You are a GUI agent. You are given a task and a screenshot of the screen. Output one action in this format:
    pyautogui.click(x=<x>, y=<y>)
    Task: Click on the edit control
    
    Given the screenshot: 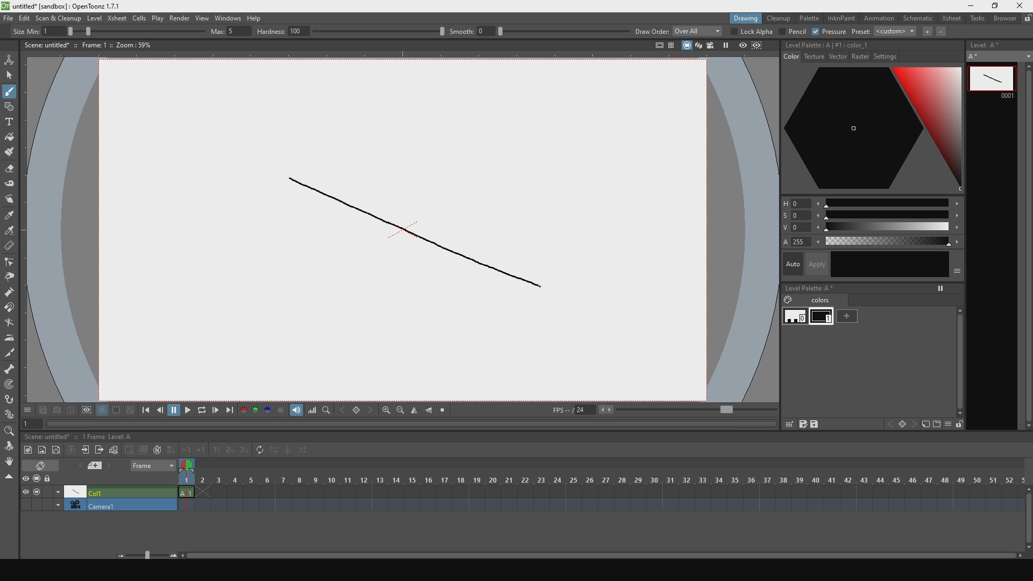 What is the action you would take?
    pyautogui.click(x=10, y=263)
    